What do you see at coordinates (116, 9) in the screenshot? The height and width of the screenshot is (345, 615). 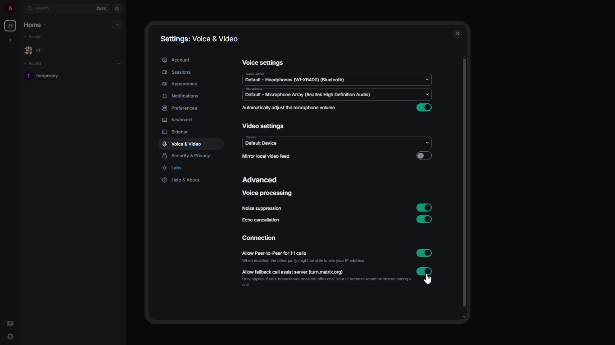 I see `navigator` at bounding box center [116, 9].